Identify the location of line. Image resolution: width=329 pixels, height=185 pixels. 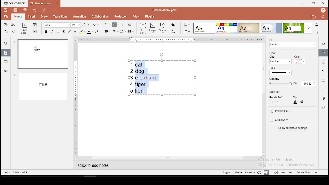
(275, 52).